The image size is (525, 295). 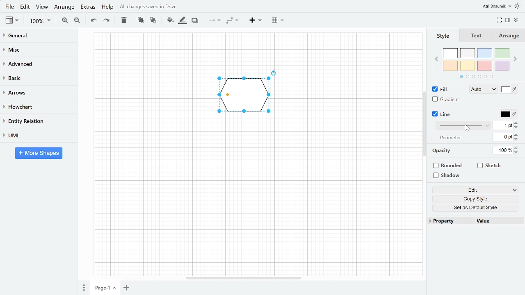 What do you see at coordinates (277, 20) in the screenshot?
I see `Table` at bounding box center [277, 20].